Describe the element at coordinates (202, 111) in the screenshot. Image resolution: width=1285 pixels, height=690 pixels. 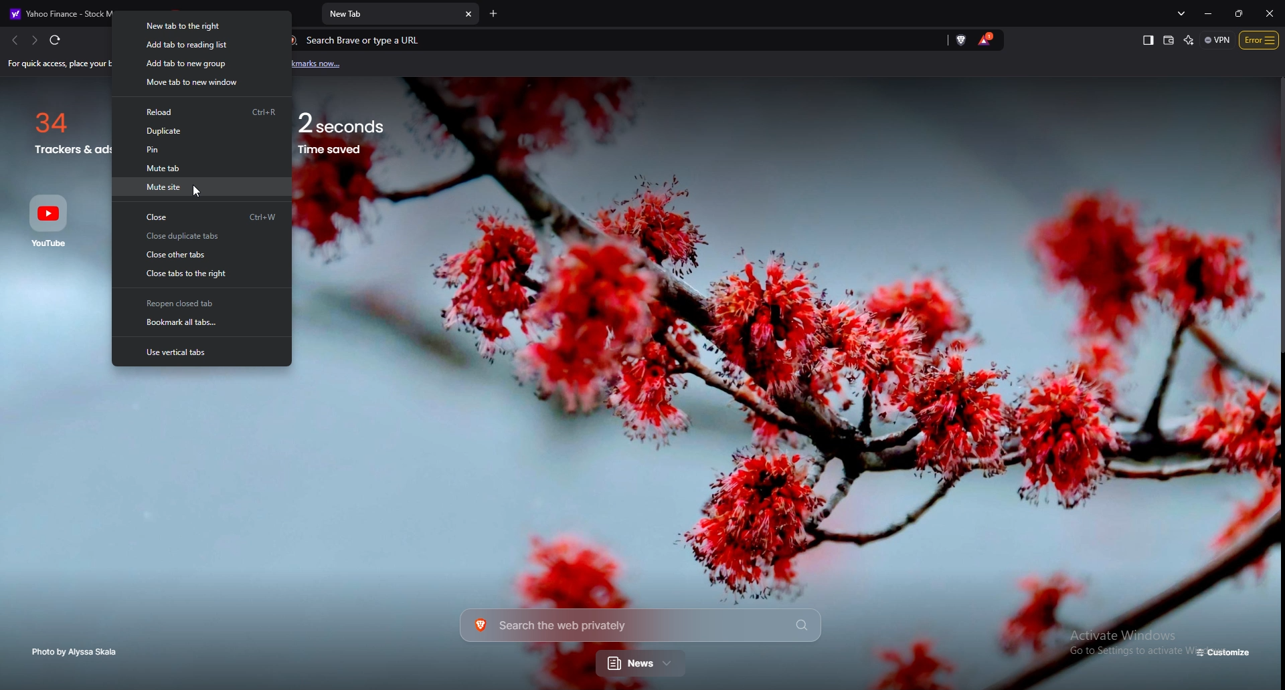
I see `reload` at that location.